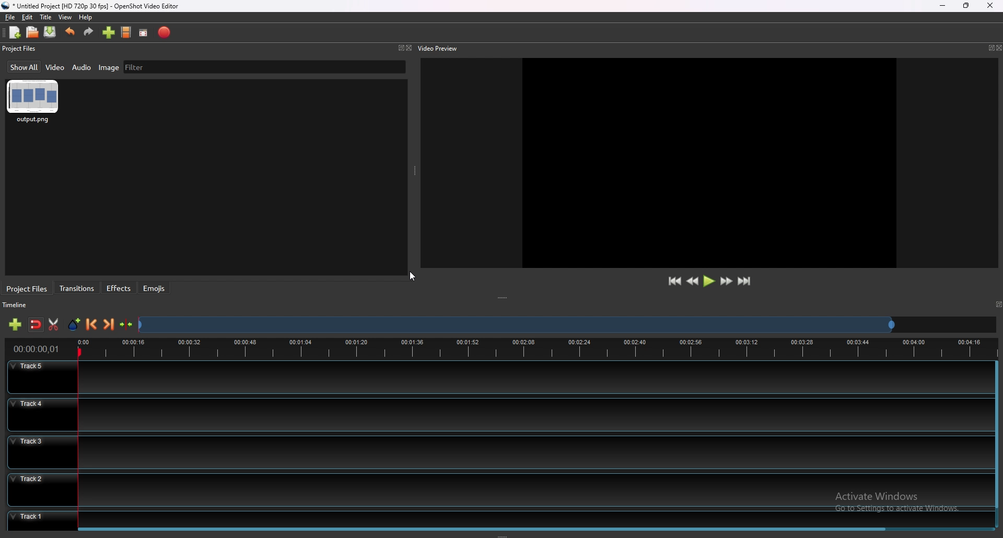  I want to click on previous marker, so click(92, 324).